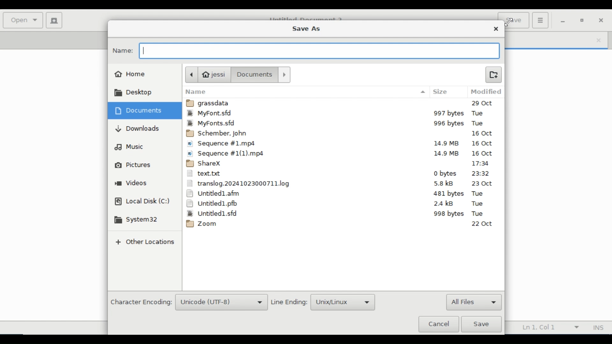 Image resolution: width=612 pixels, height=344 pixels. I want to click on Add Other Locations, so click(146, 242).